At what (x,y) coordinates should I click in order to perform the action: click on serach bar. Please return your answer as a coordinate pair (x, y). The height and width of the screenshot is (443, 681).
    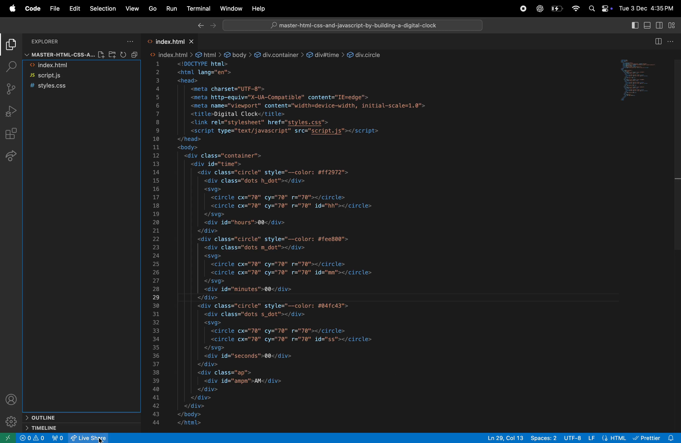
    Looking at the image, I should click on (353, 26).